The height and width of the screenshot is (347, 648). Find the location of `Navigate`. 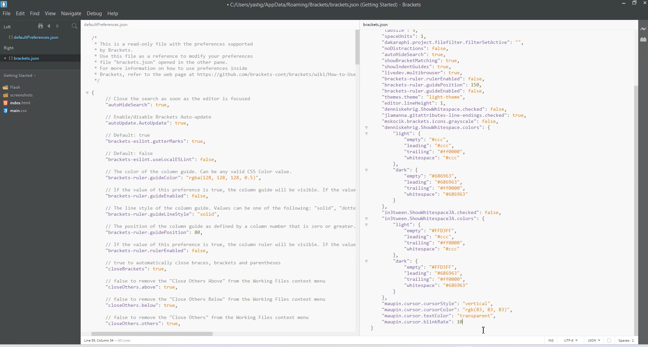

Navigate is located at coordinates (72, 14).